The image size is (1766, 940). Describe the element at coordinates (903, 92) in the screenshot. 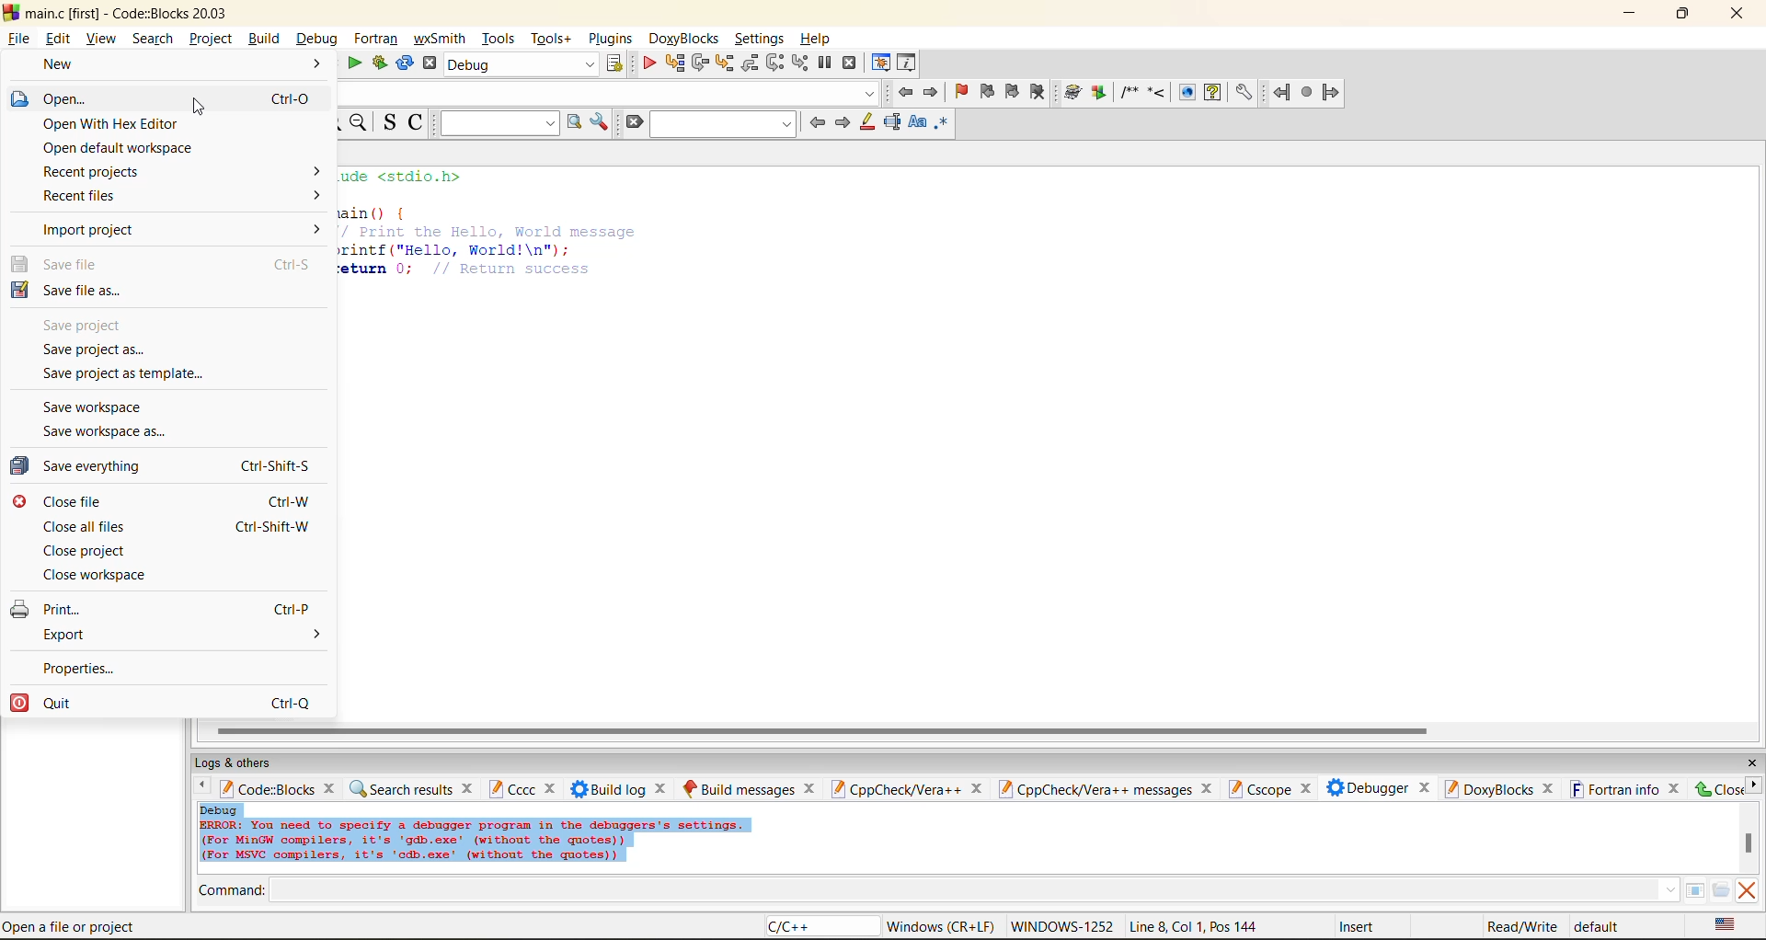

I see `jump back` at that location.